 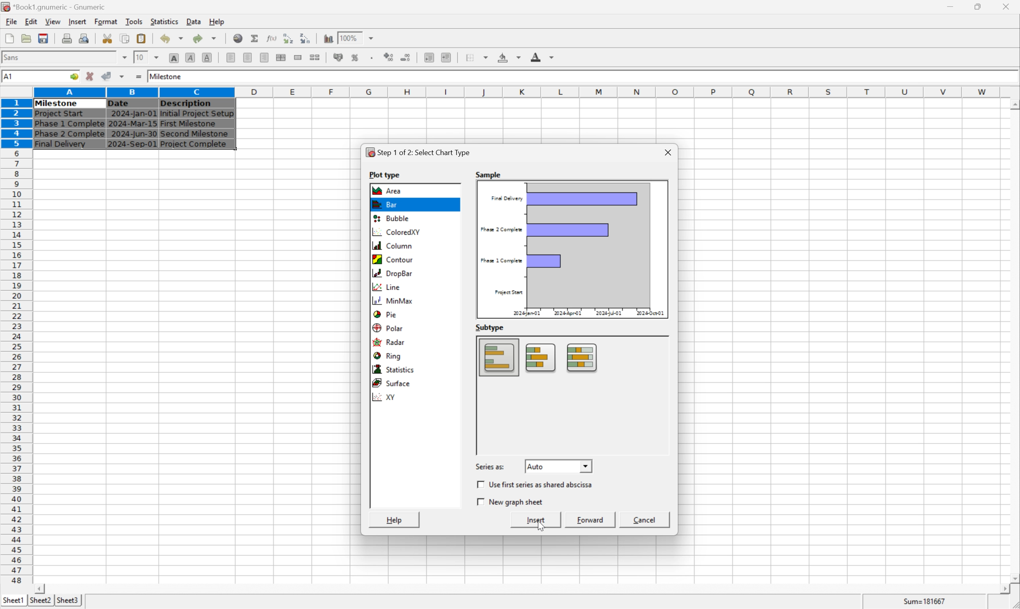 I want to click on accept changes in multiple cells, so click(x=123, y=78).